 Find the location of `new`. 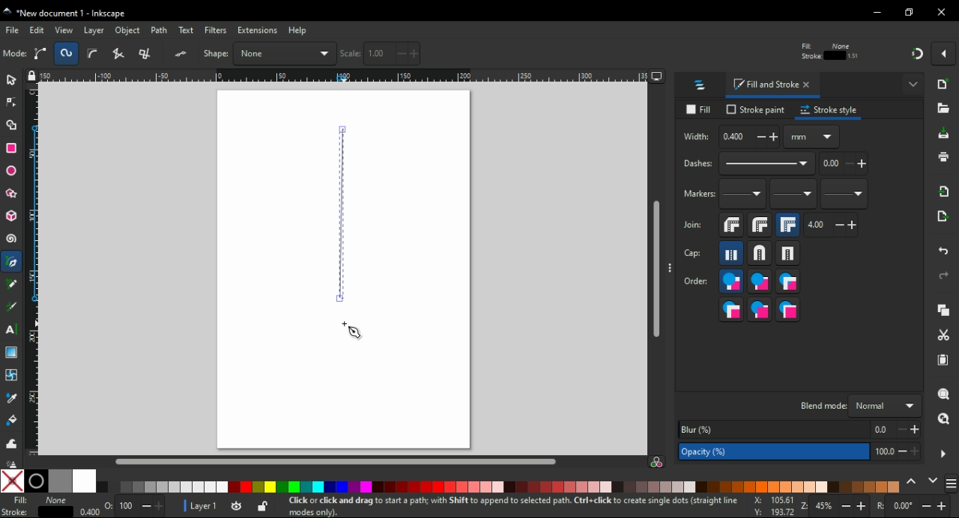

new is located at coordinates (945, 84).